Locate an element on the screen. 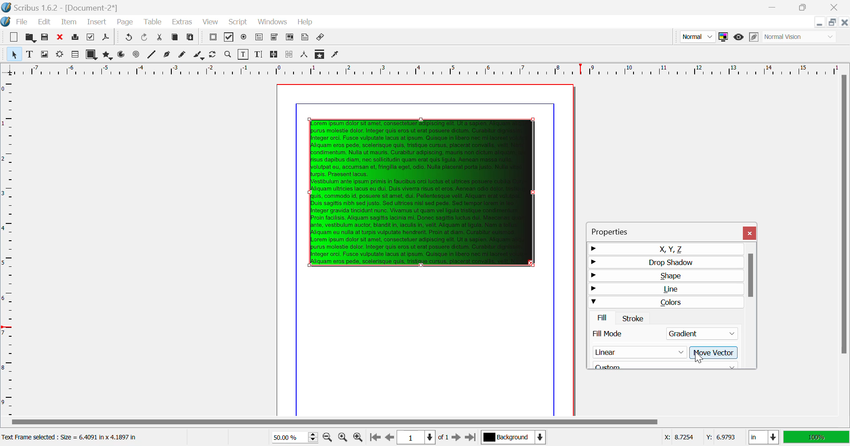 Image resolution: width=850 pixels, height=446 pixels. Edit in Preview Mode is located at coordinates (755, 37).